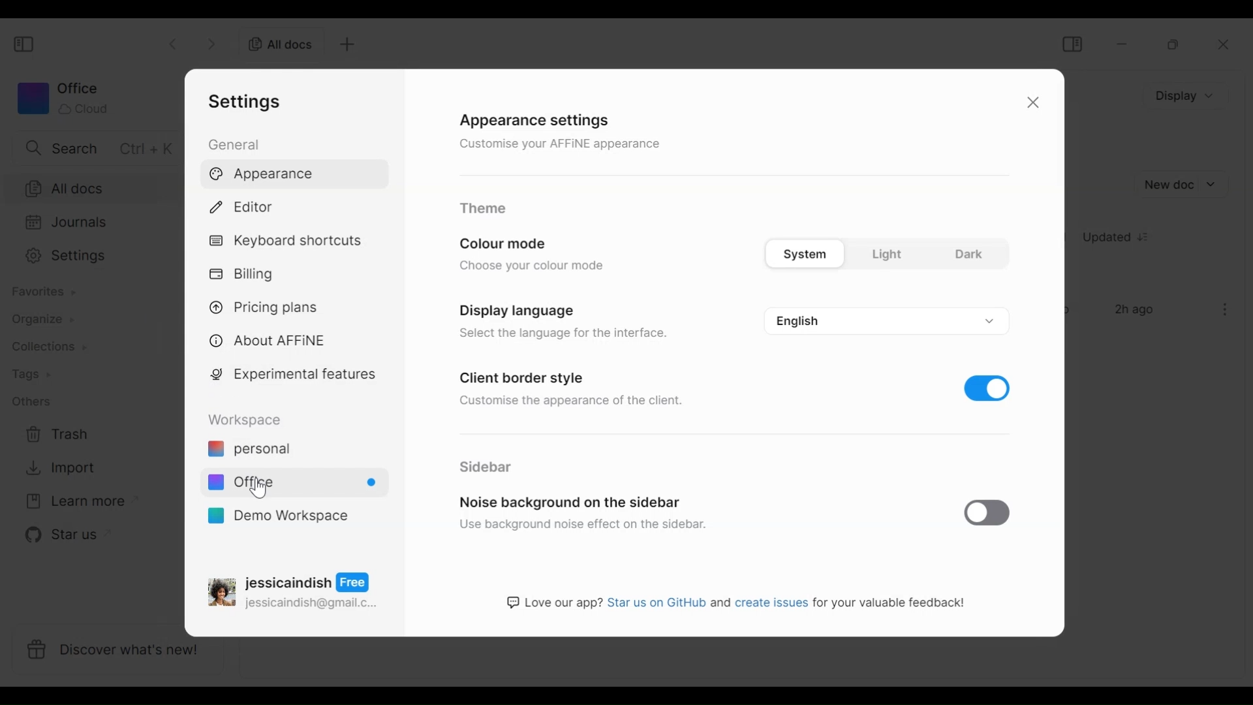  I want to click on All documents, so click(276, 43).